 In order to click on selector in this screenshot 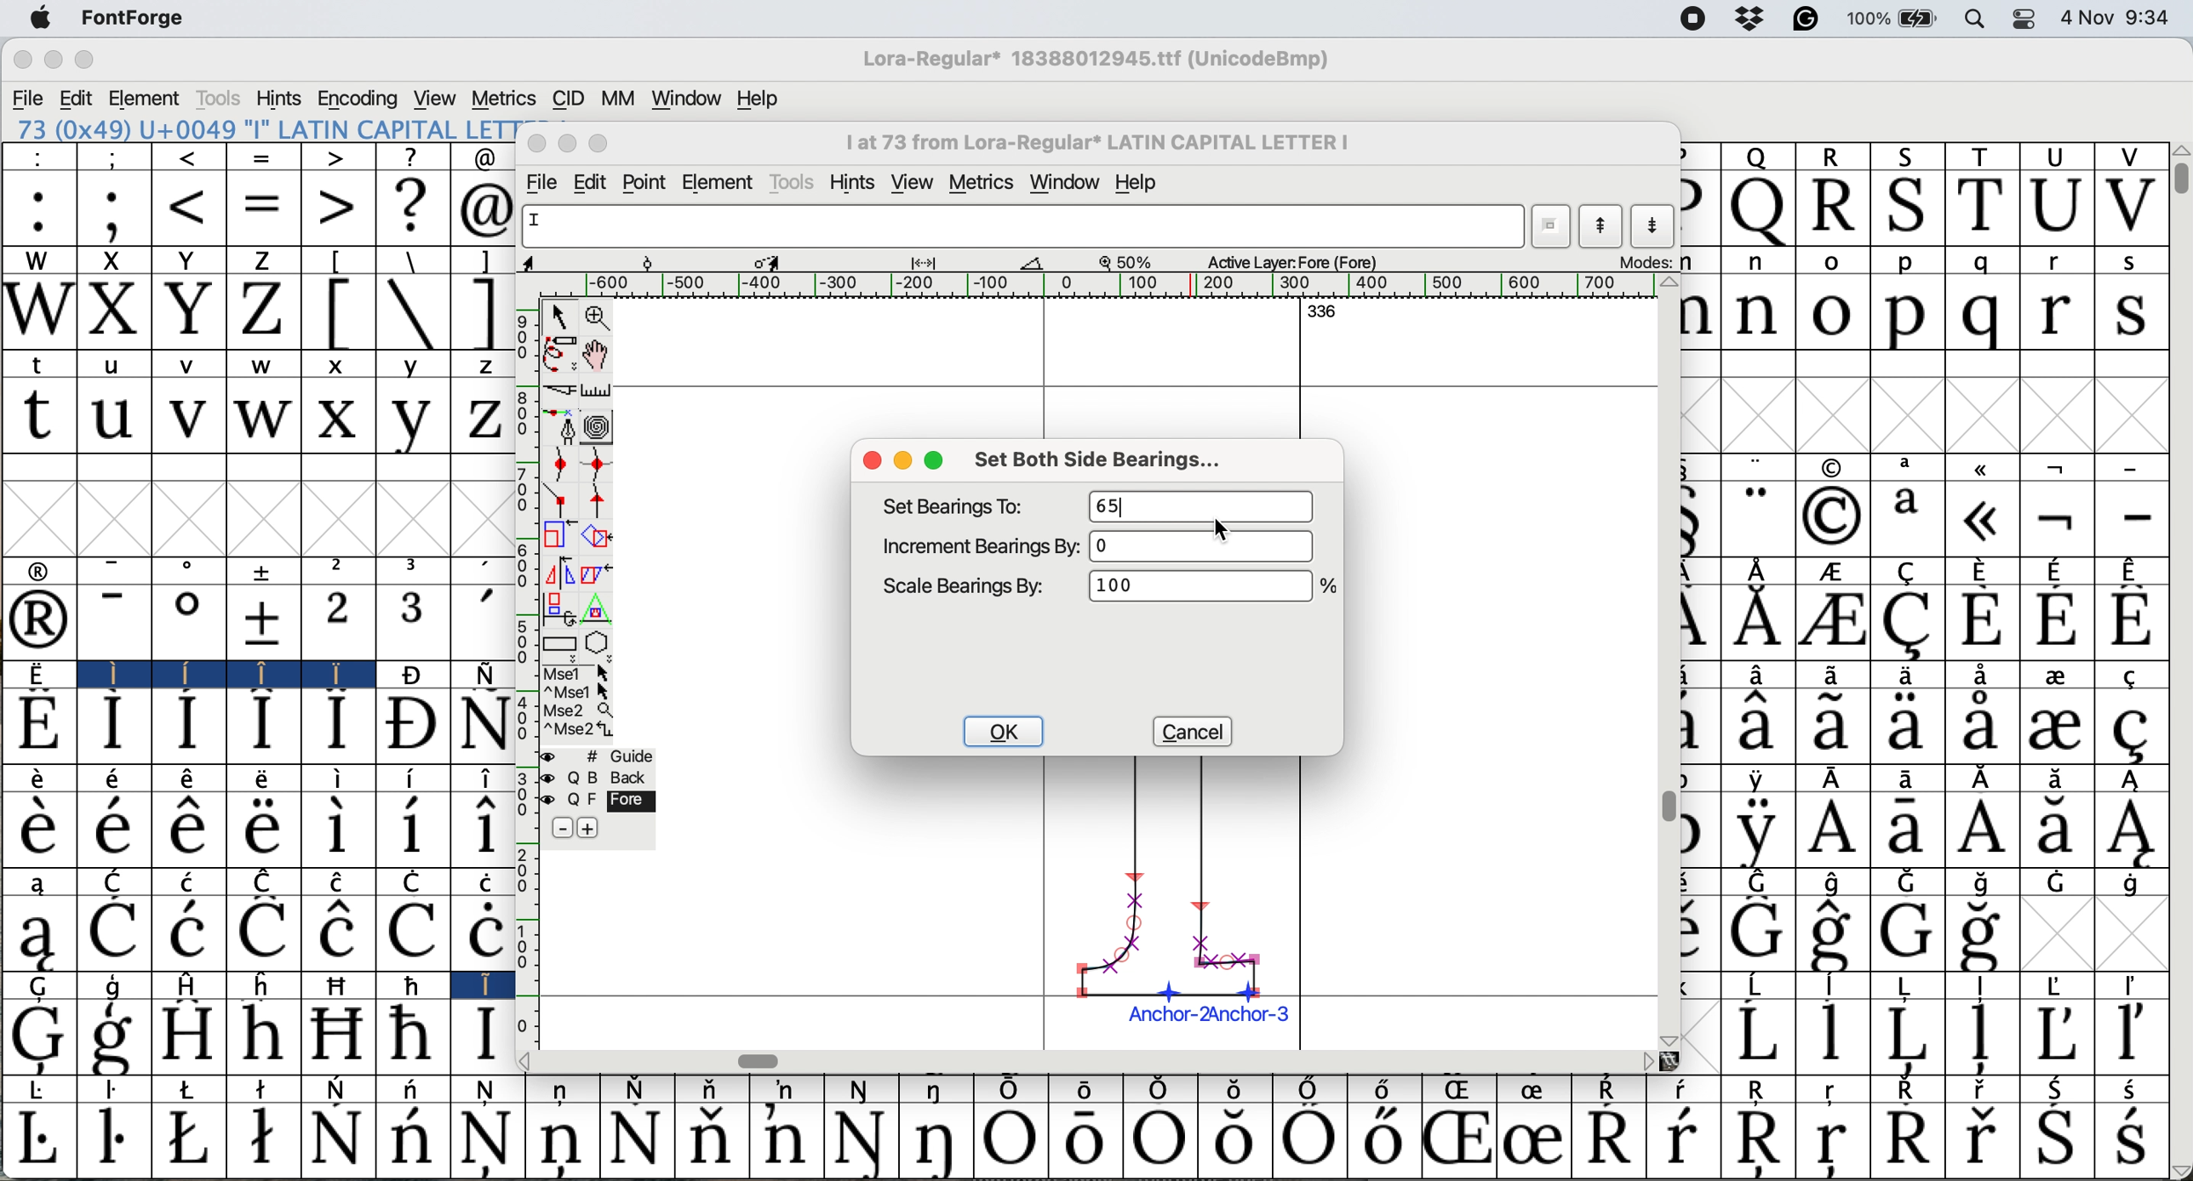, I will do `click(559, 315)`.